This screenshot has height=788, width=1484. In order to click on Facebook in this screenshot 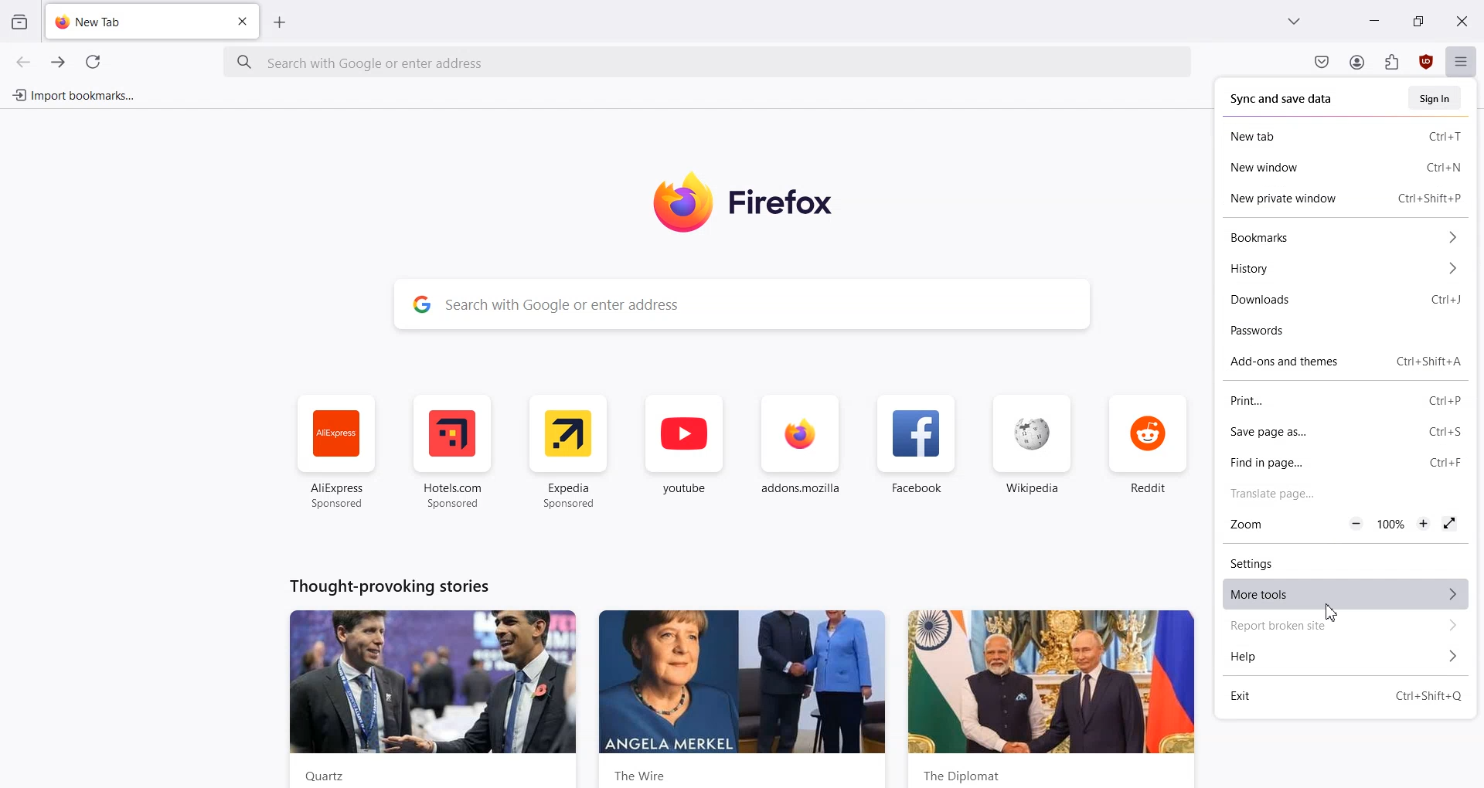, I will do `click(917, 453)`.